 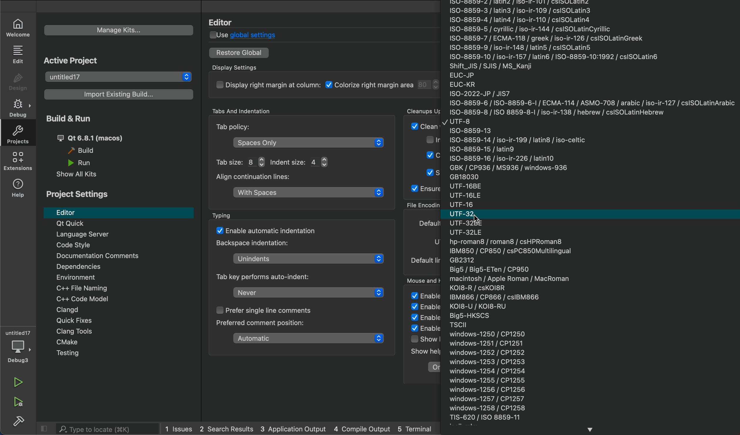 What do you see at coordinates (260, 177) in the screenshot?
I see `Align continuation lines:` at bounding box center [260, 177].